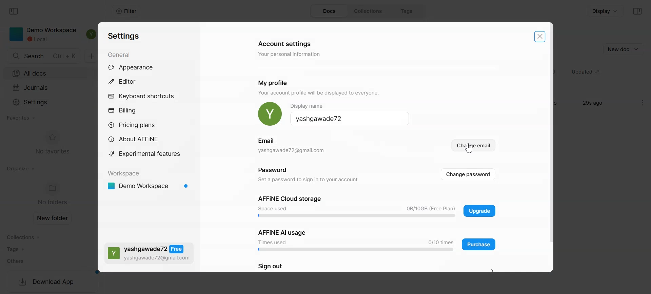 The height and width of the screenshot is (294, 651). I want to click on account settings, so click(284, 45).